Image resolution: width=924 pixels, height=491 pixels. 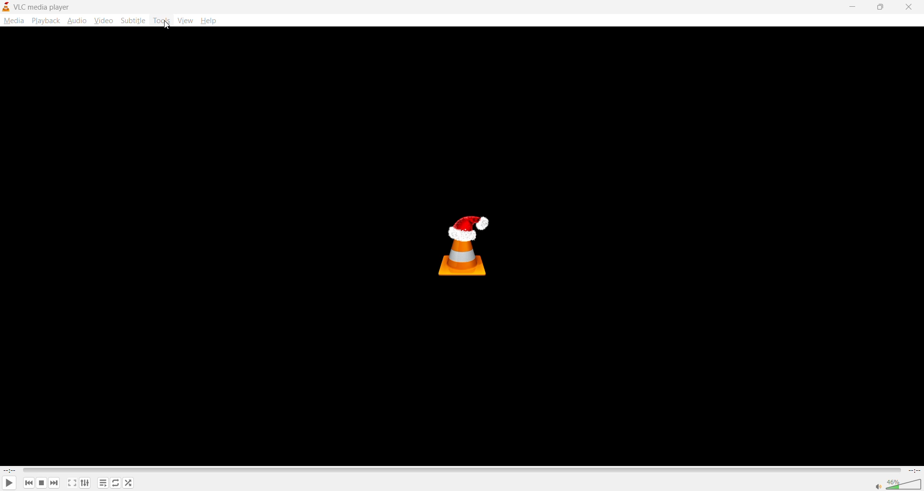 I want to click on playlist, so click(x=103, y=483).